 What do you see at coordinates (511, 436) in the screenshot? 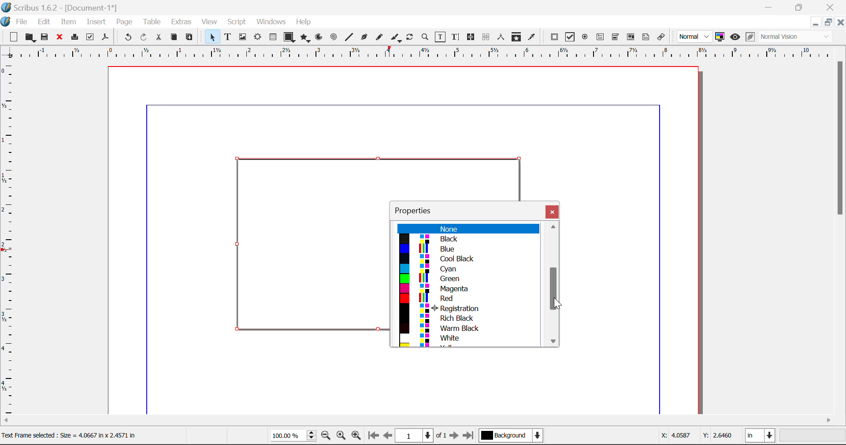
I see `Background` at bounding box center [511, 436].